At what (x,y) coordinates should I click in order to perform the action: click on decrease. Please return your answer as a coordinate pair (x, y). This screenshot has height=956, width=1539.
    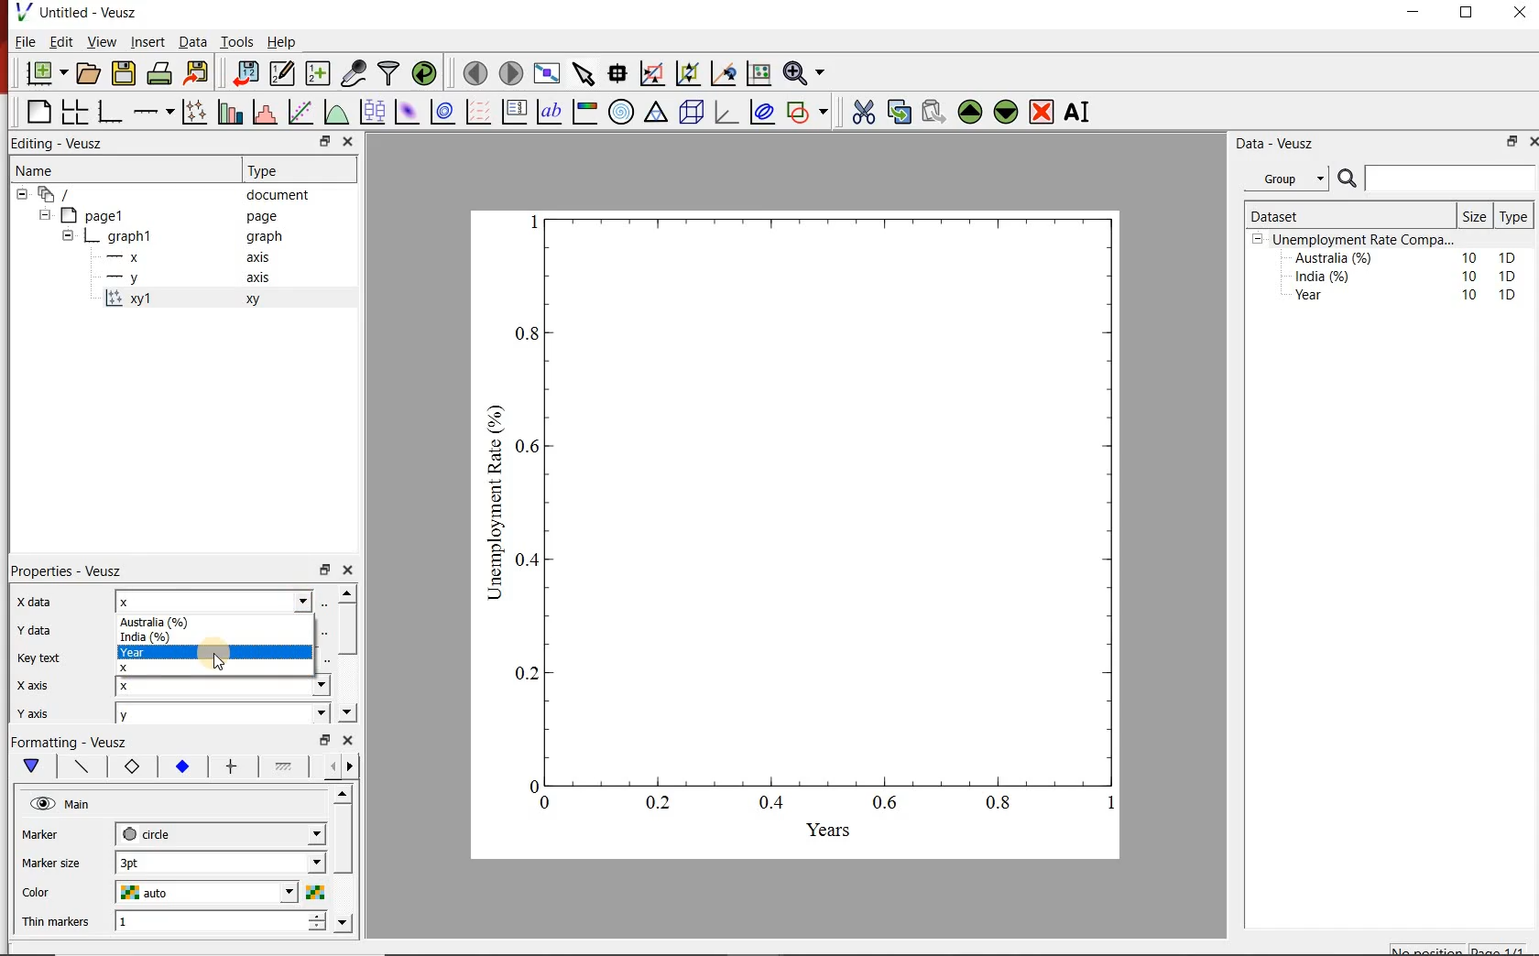
    Looking at the image, I should click on (317, 930).